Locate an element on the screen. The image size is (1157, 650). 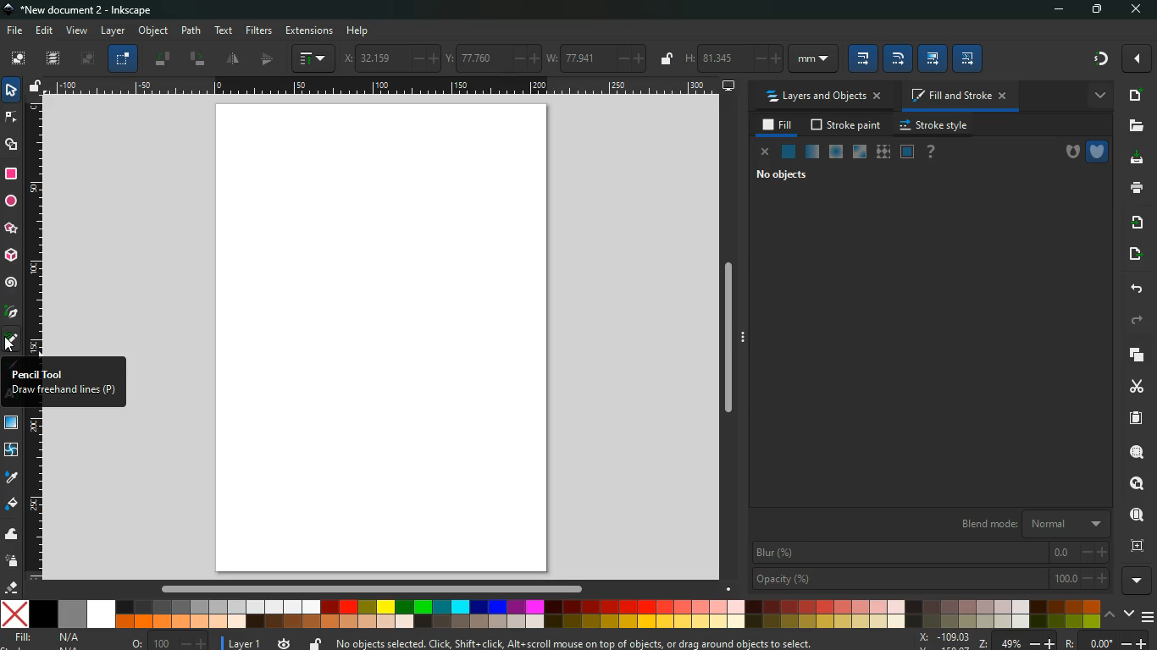
menu is located at coordinates (1149, 618).